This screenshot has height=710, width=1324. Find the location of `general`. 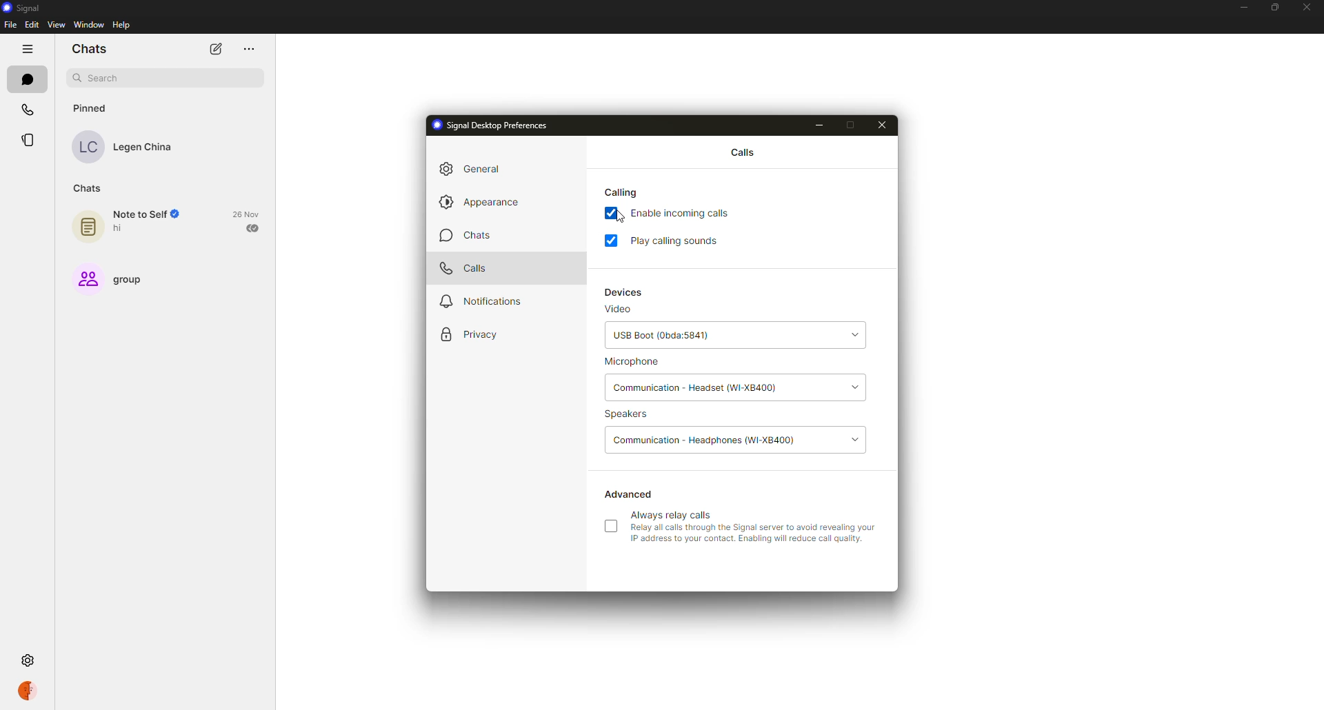

general is located at coordinates (479, 170).